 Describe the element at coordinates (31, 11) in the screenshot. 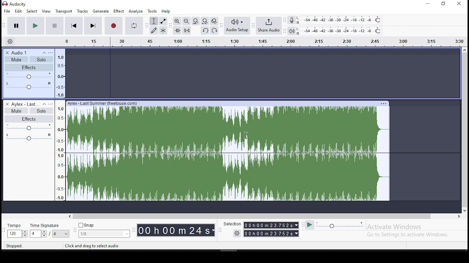

I see `select` at that location.